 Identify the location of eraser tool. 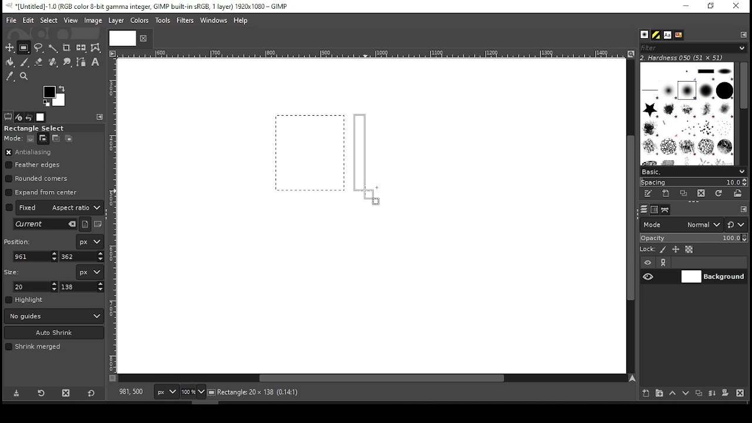
(38, 62).